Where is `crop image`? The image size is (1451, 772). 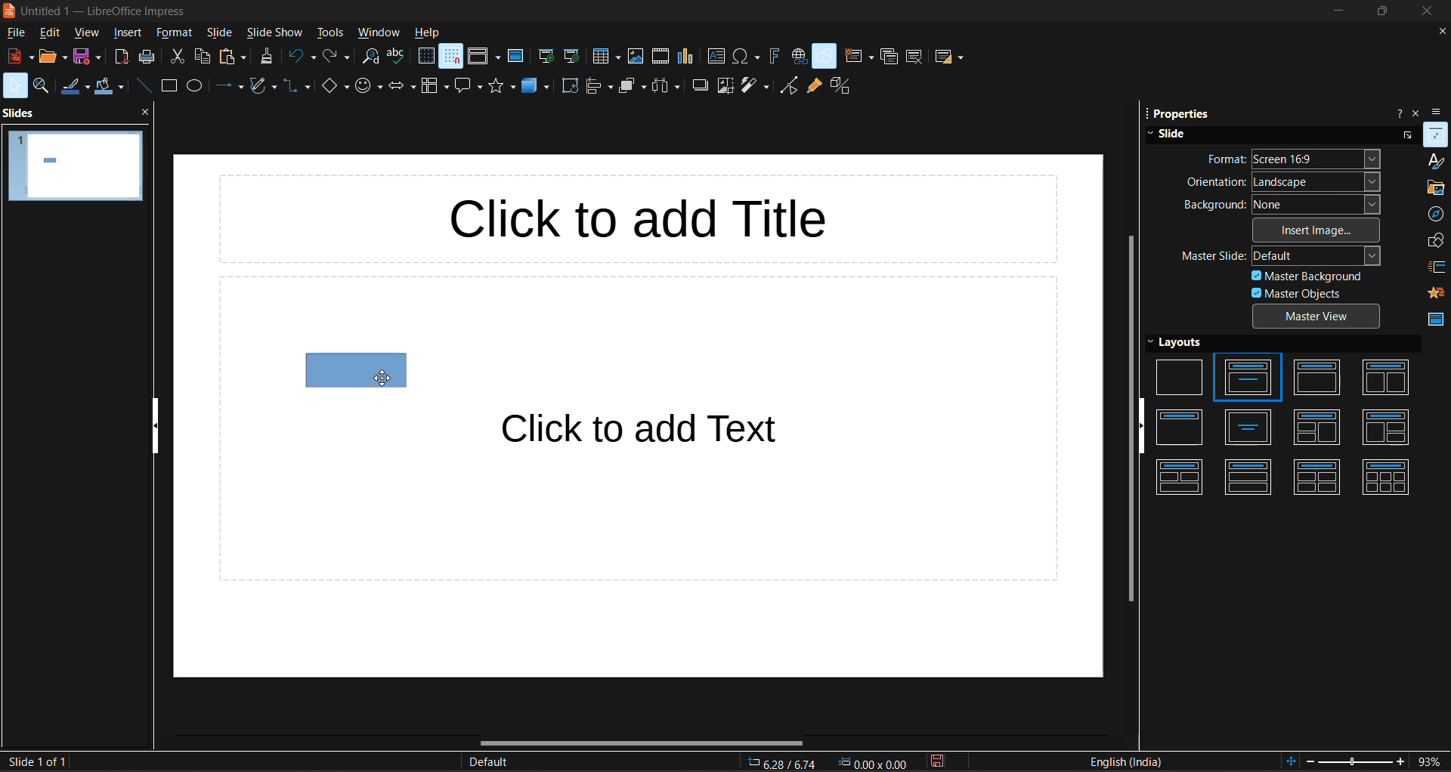 crop image is located at coordinates (723, 87).